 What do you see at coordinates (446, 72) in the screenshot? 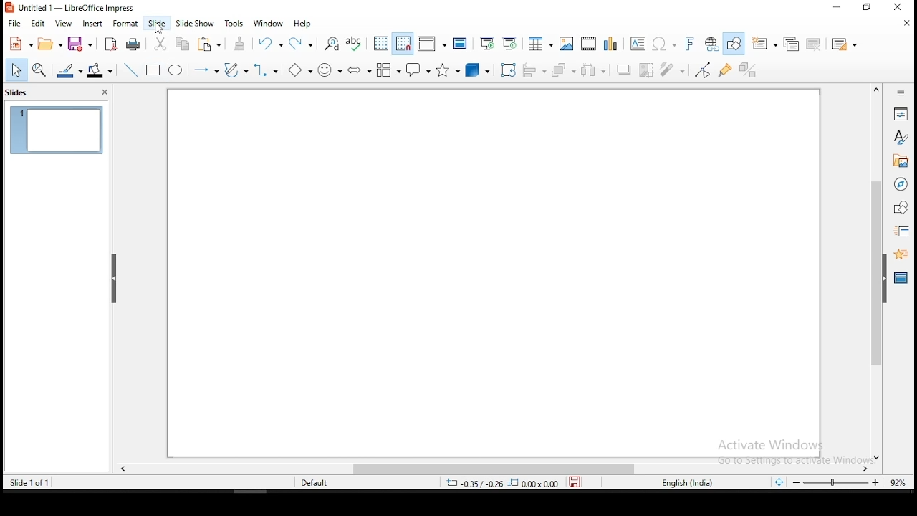
I see `stars and banners` at bounding box center [446, 72].